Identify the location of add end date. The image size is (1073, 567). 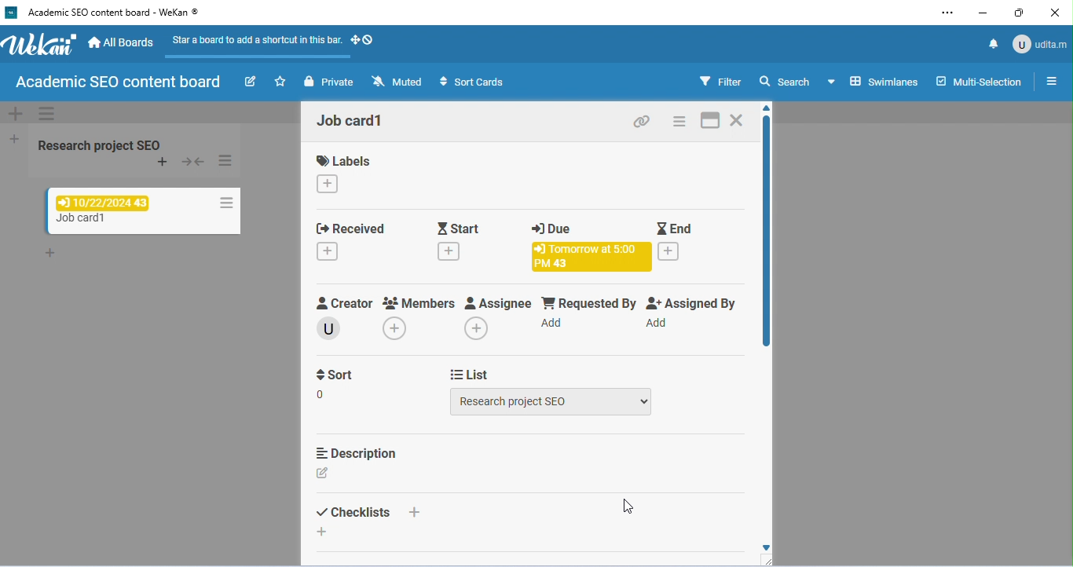
(668, 251).